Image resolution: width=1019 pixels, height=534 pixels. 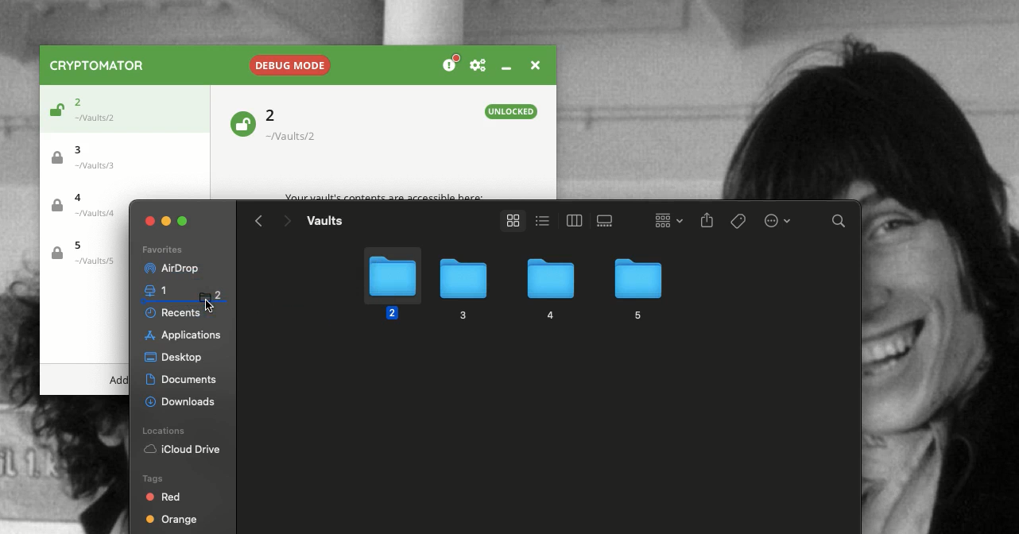 I want to click on Vault 2, so click(x=100, y=106).